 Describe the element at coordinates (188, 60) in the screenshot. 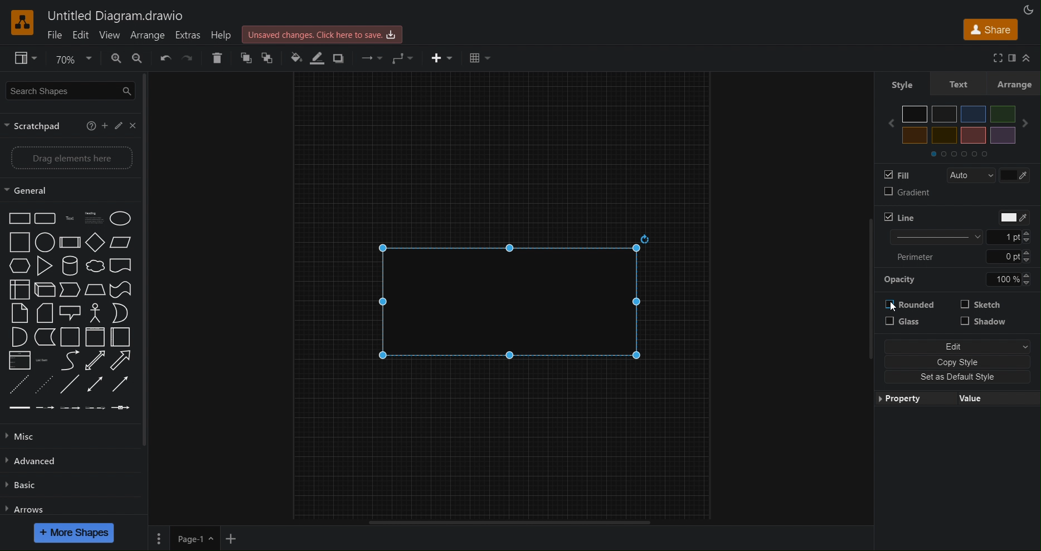

I see `Redo` at that location.